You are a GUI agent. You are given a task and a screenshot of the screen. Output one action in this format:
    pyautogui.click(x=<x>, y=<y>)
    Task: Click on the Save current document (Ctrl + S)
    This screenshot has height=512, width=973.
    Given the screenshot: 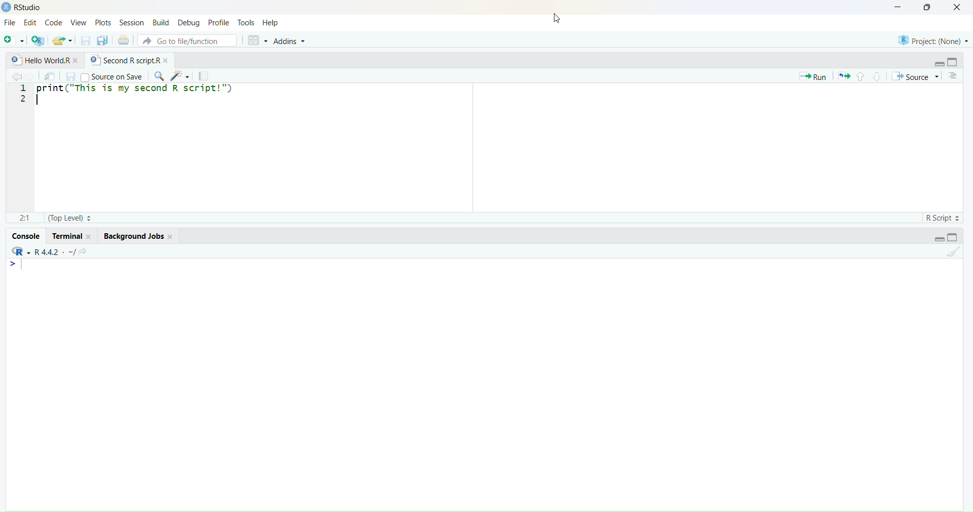 What is the action you would take?
    pyautogui.click(x=71, y=76)
    